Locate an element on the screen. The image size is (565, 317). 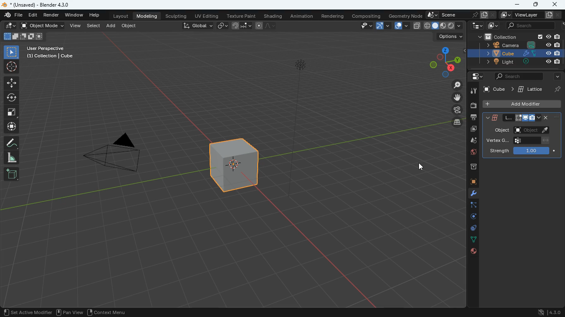
select is located at coordinates (94, 26).